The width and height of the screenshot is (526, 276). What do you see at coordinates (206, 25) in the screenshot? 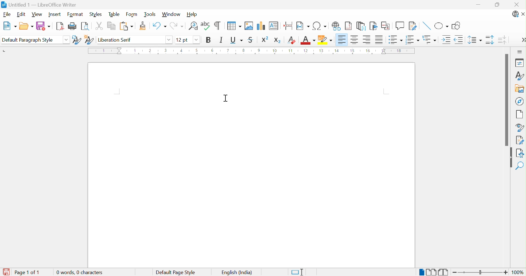
I see `Check spelling` at bounding box center [206, 25].